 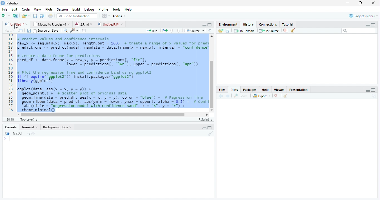 I want to click on Show in new window, so click(x=21, y=31).